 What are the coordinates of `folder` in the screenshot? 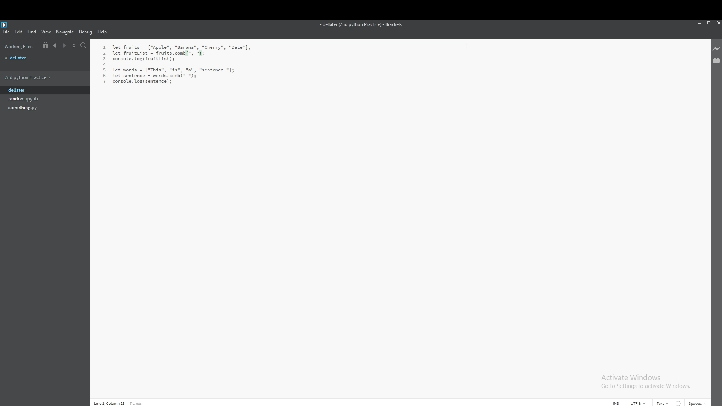 It's located at (34, 77).